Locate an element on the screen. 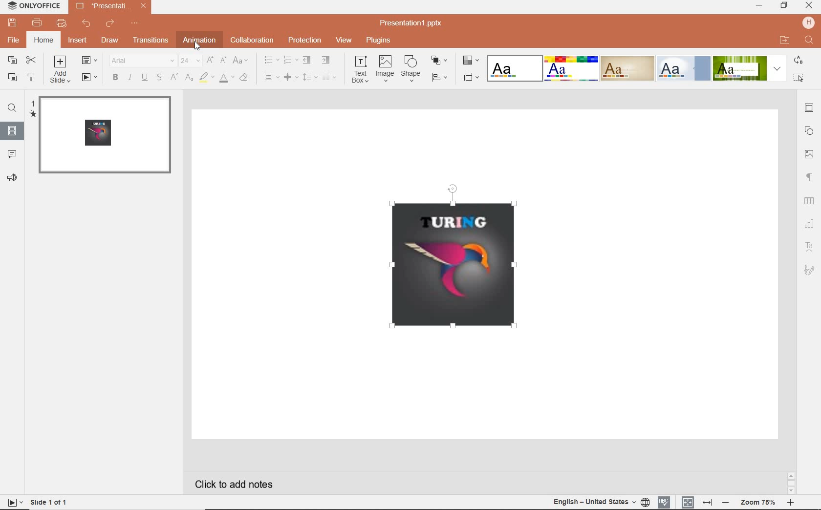 This screenshot has width=821, height=510. open file location is located at coordinates (784, 40).